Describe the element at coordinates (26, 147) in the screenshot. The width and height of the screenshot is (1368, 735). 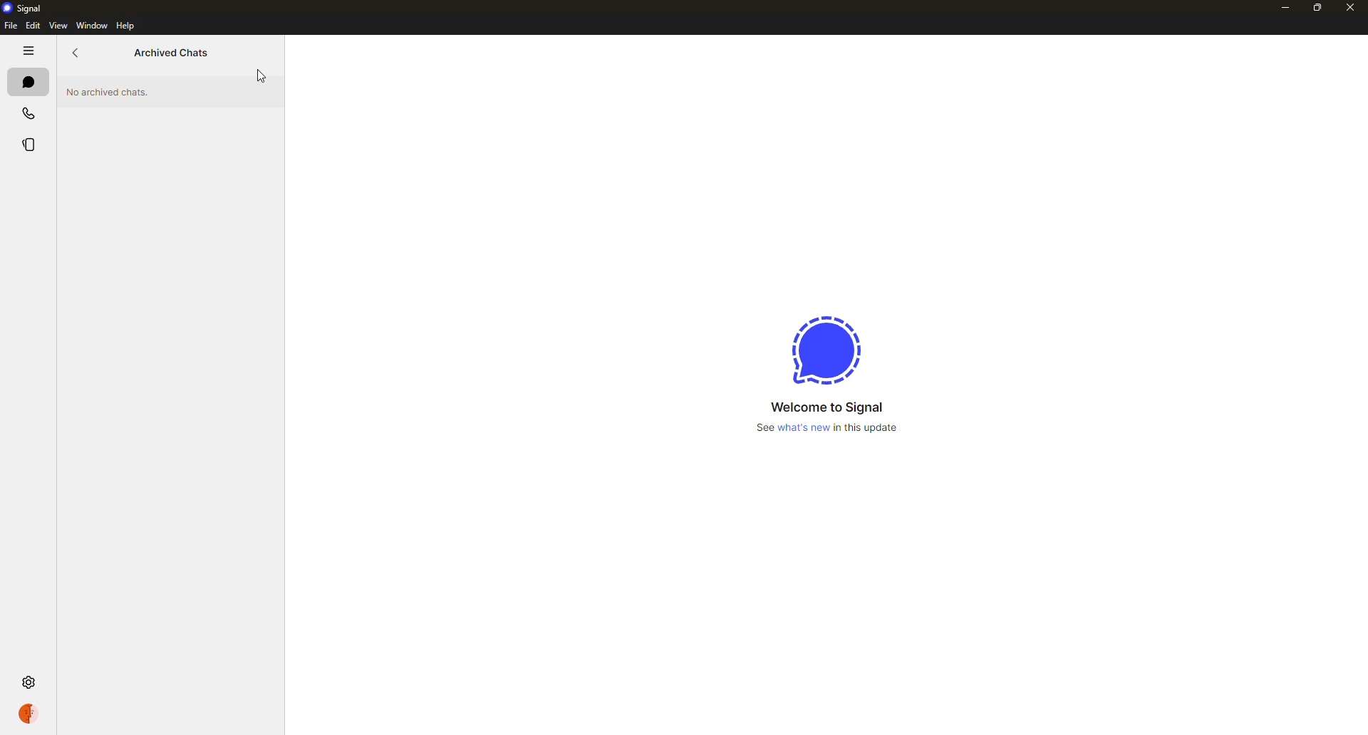
I see `stories` at that location.